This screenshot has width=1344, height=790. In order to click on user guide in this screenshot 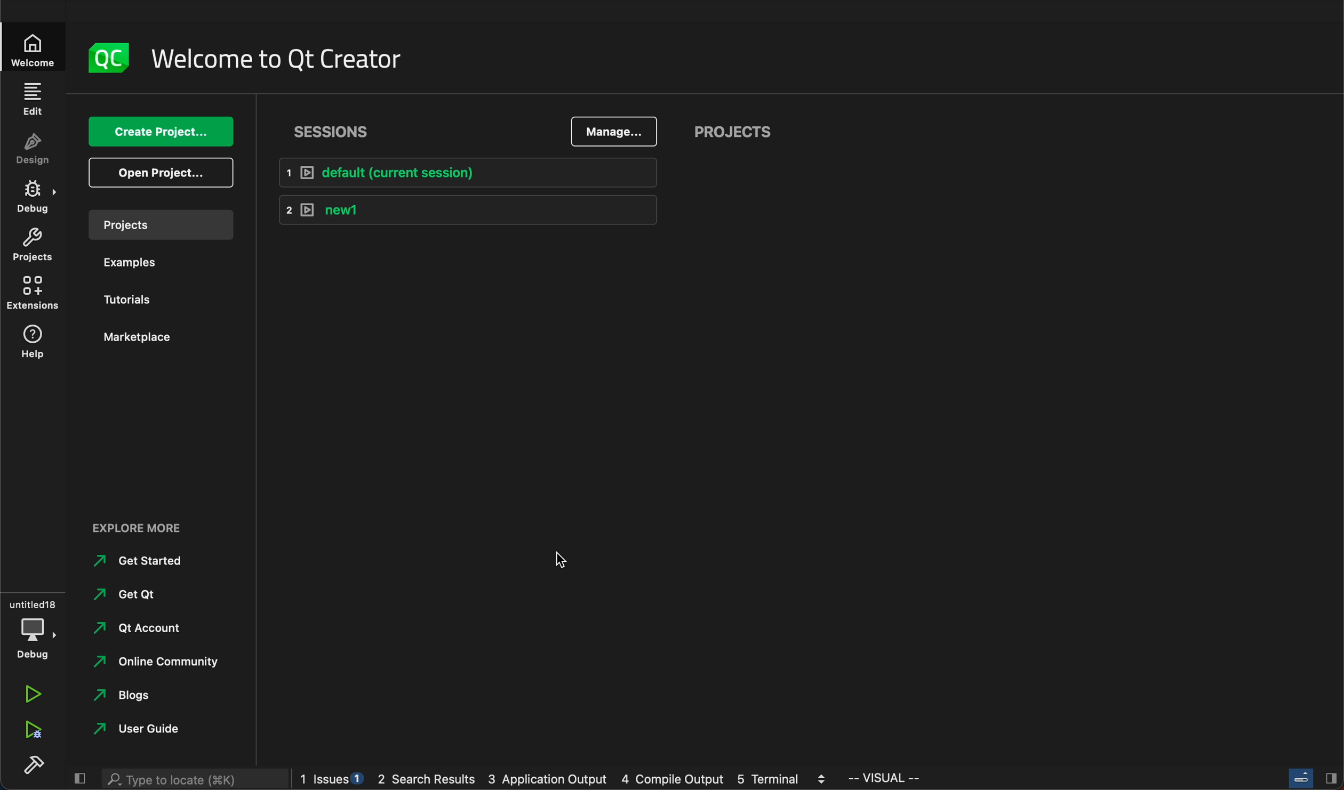, I will do `click(140, 731)`.